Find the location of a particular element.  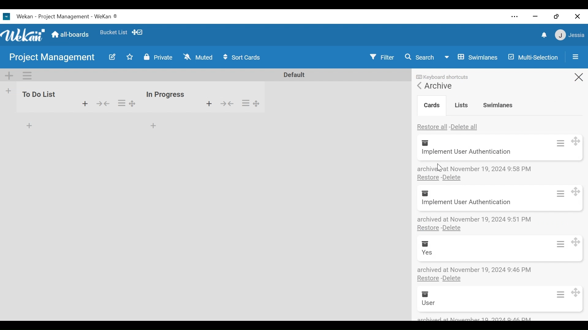

cursor is located at coordinates (443, 168).